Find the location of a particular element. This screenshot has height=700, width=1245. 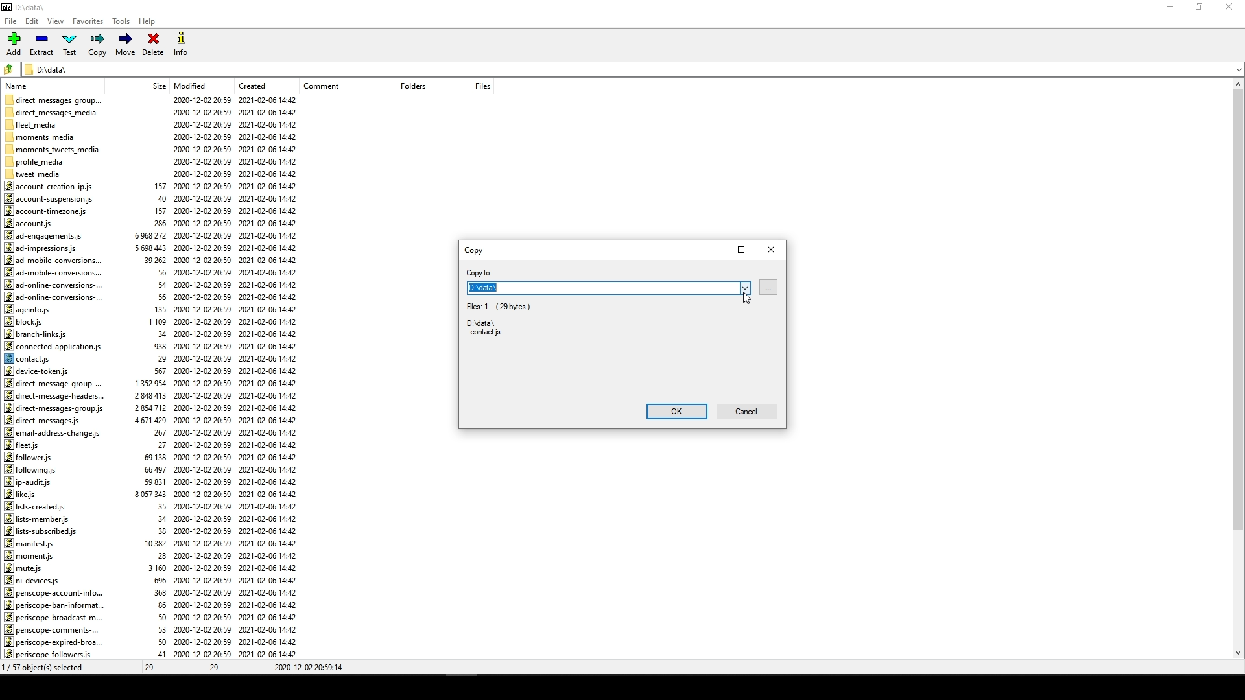

Close is located at coordinates (772, 249).